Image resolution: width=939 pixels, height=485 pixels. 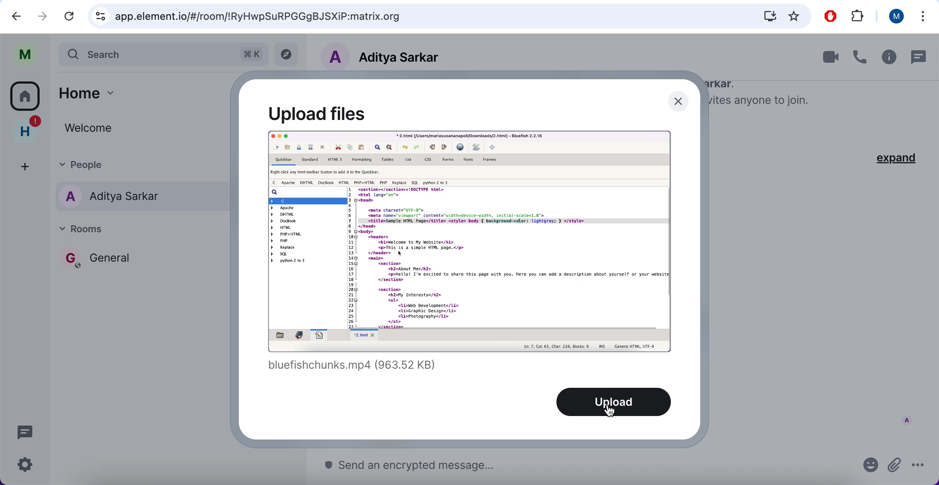 What do you see at coordinates (859, 15) in the screenshot?
I see `extensions` at bounding box center [859, 15].